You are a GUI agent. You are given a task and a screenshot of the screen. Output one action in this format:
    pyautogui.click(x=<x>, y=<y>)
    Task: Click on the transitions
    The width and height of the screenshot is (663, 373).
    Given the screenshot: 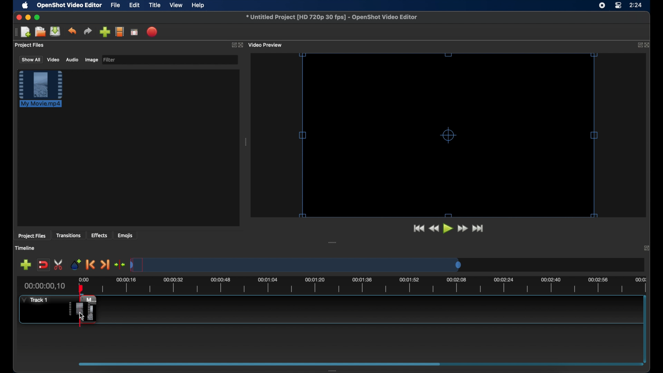 What is the action you would take?
    pyautogui.click(x=70, y=235)
    